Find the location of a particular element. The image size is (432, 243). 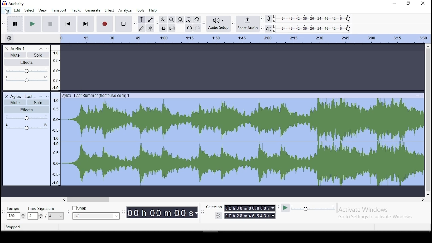

close window is located at coordinates (424, 3).